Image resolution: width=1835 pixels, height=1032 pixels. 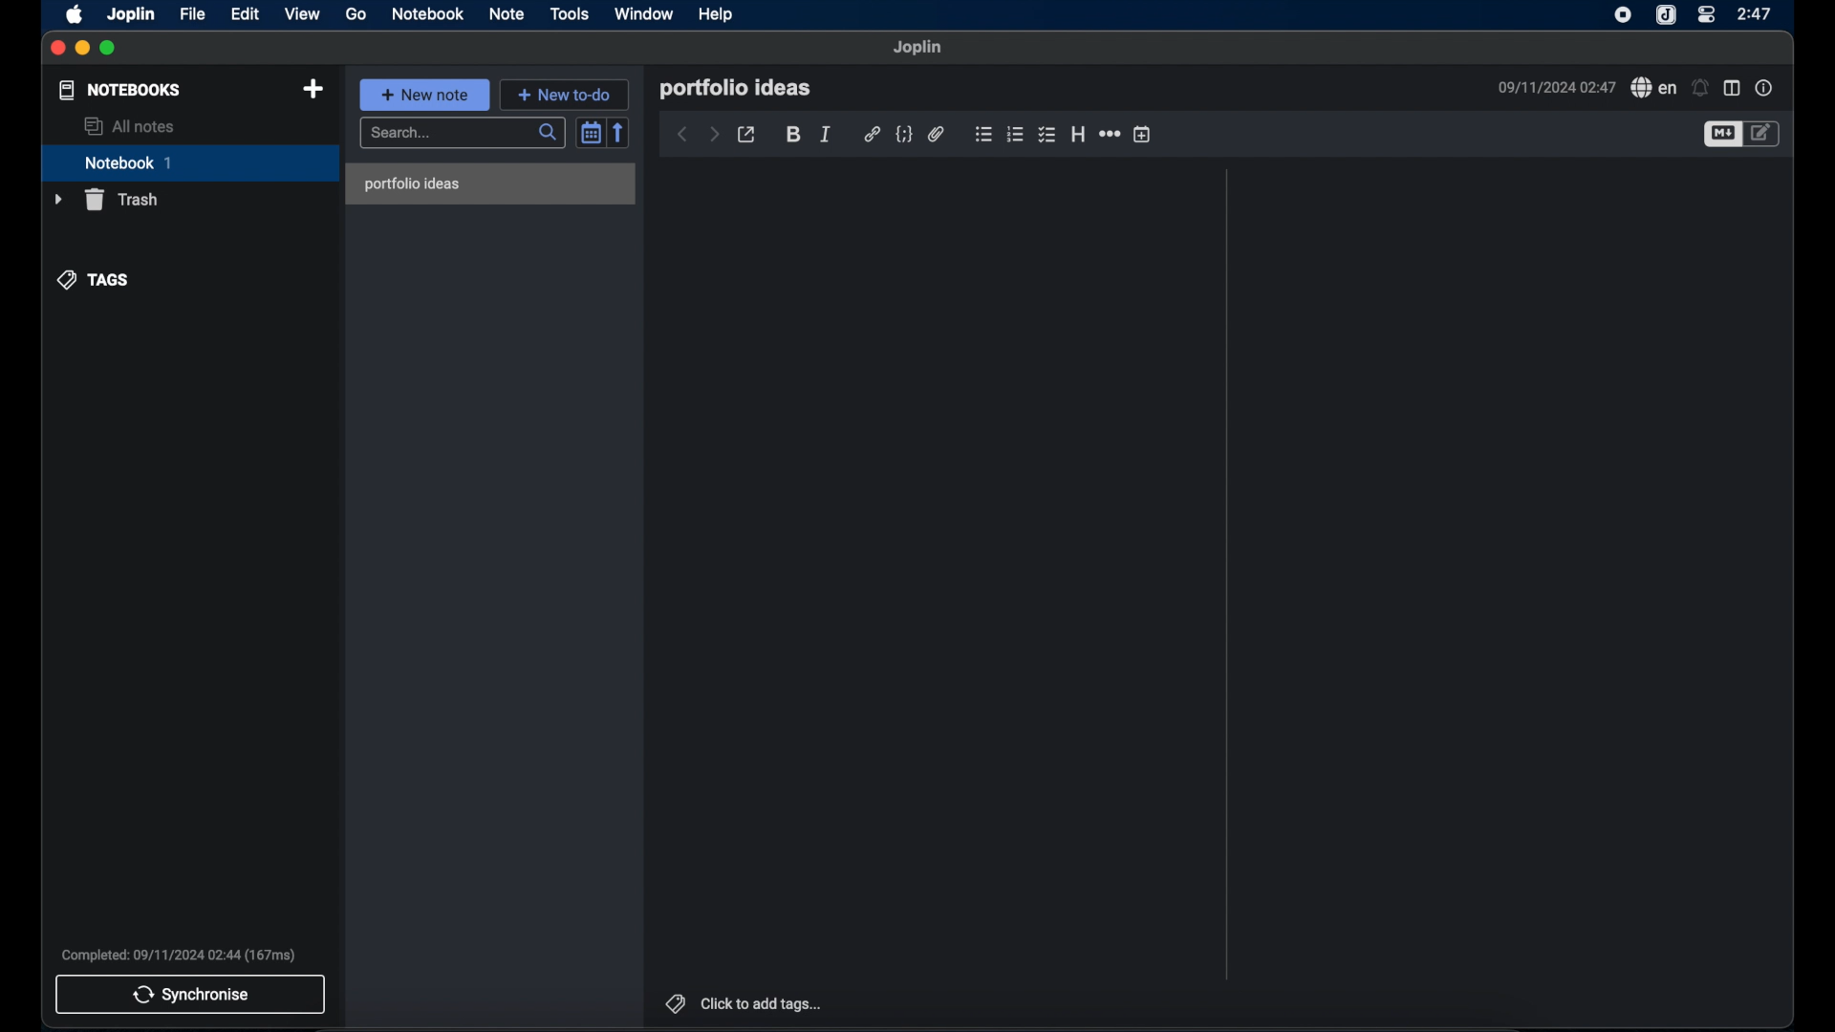 What do you see at coordinates (713, 135) in the screenshot?
I see `forward` at bounding box center [713, 135].